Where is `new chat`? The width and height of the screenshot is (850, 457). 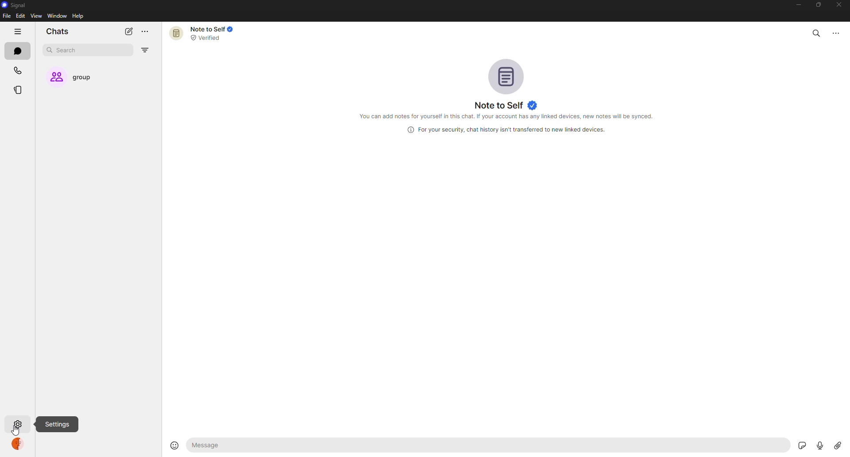
new chat is located at coordinates (128, 31).